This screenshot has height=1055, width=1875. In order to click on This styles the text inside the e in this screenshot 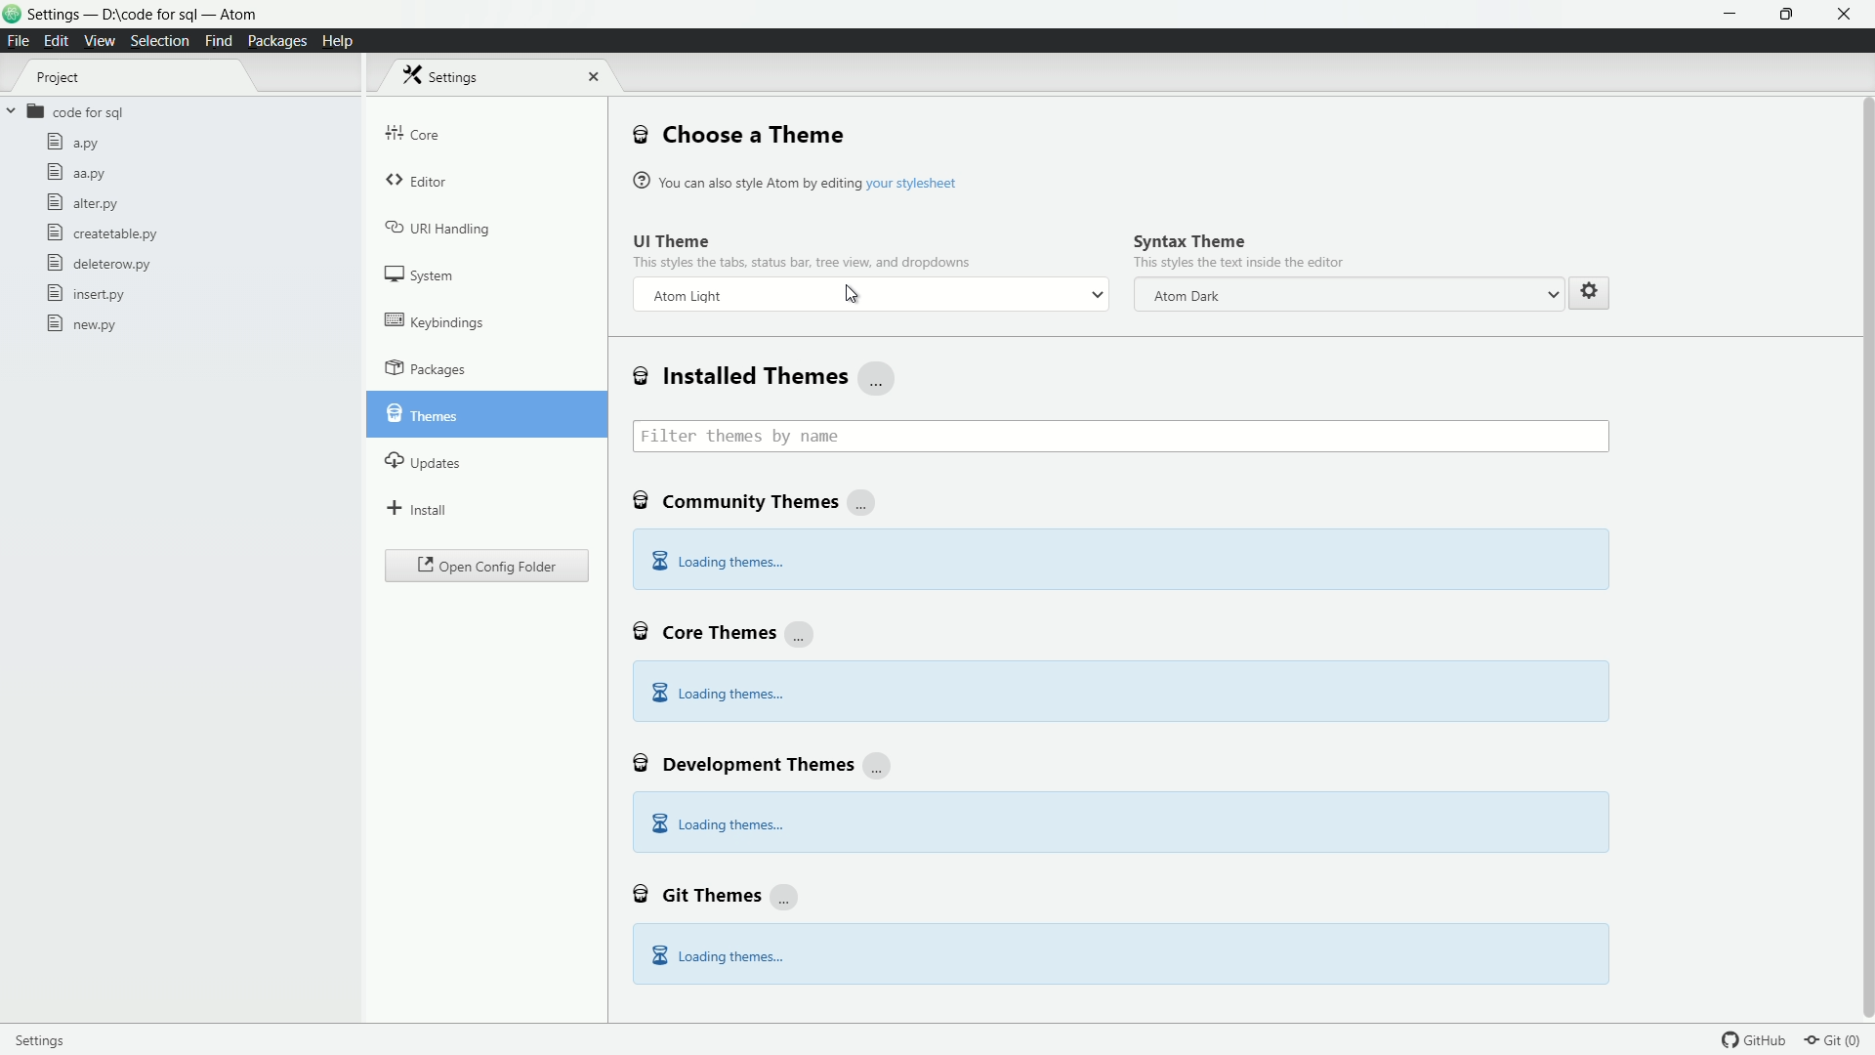, I will do `click(802, 261)`.